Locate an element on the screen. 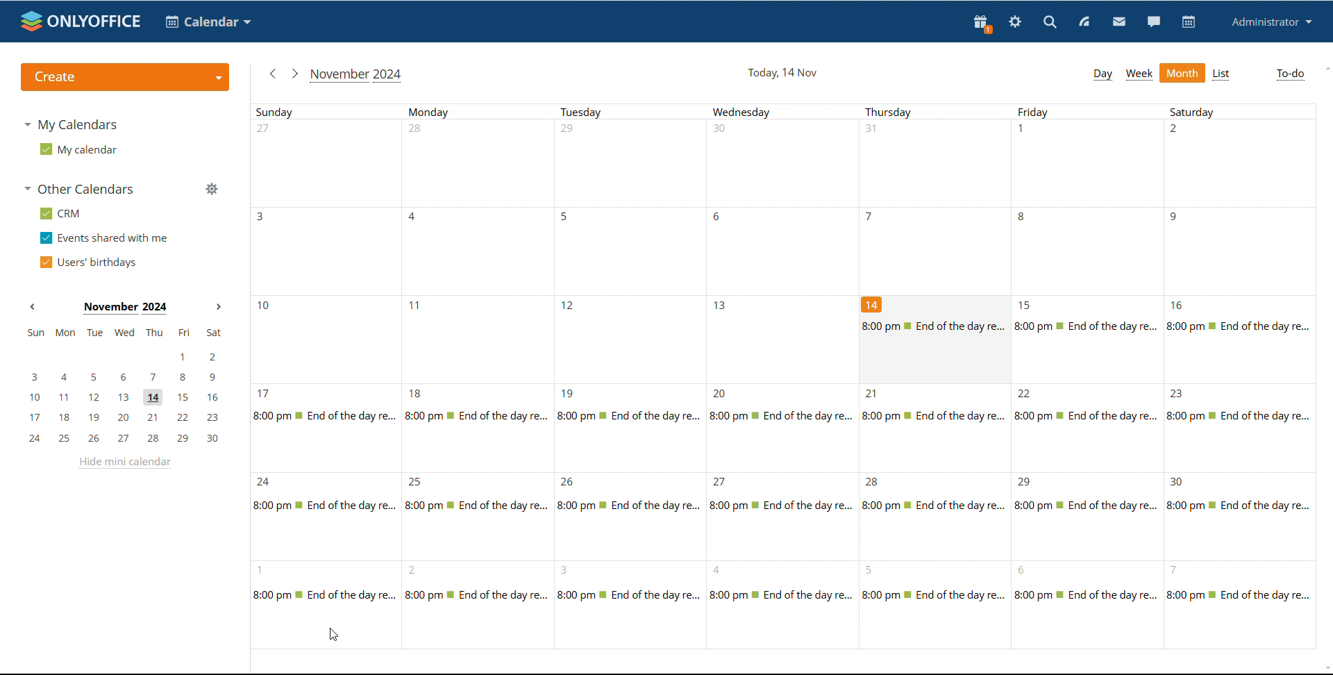  other calendars is located at coordinates (81, 188).